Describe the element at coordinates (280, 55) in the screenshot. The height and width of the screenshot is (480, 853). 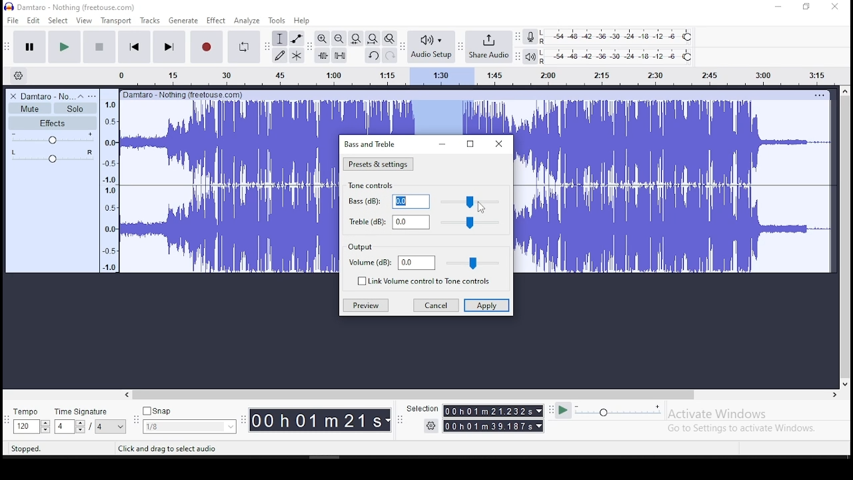
I see `draw tool` at that location.